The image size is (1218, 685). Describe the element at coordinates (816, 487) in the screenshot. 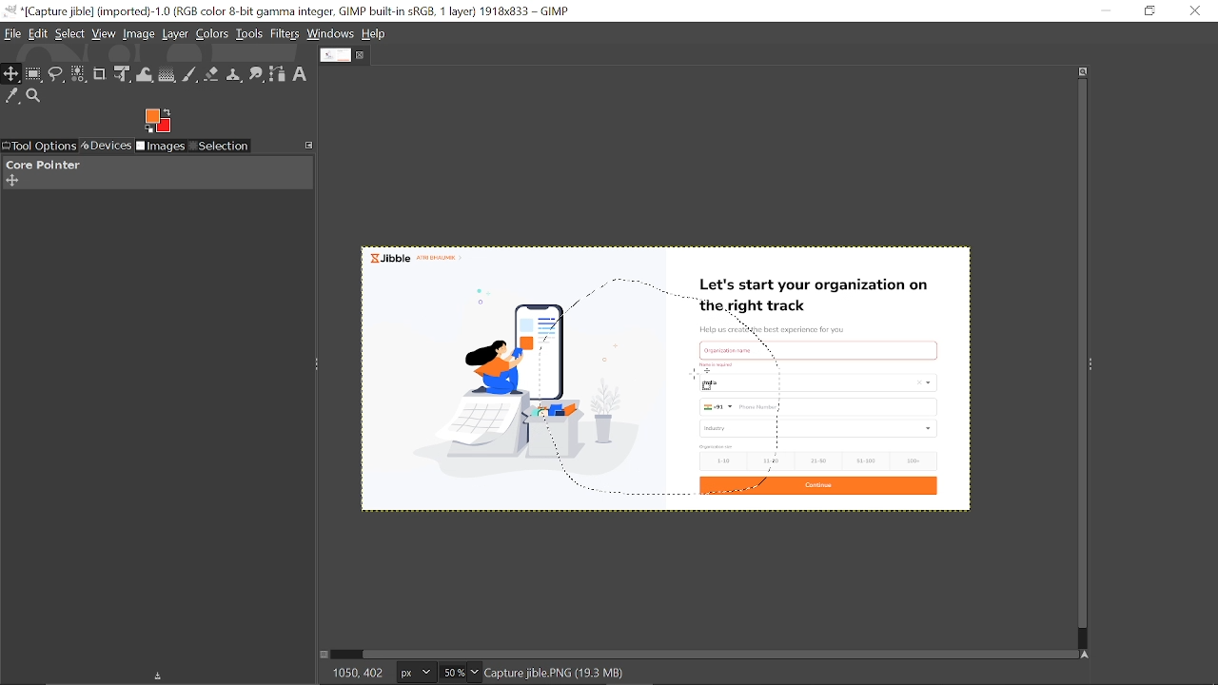

I see `Continue` at that location.